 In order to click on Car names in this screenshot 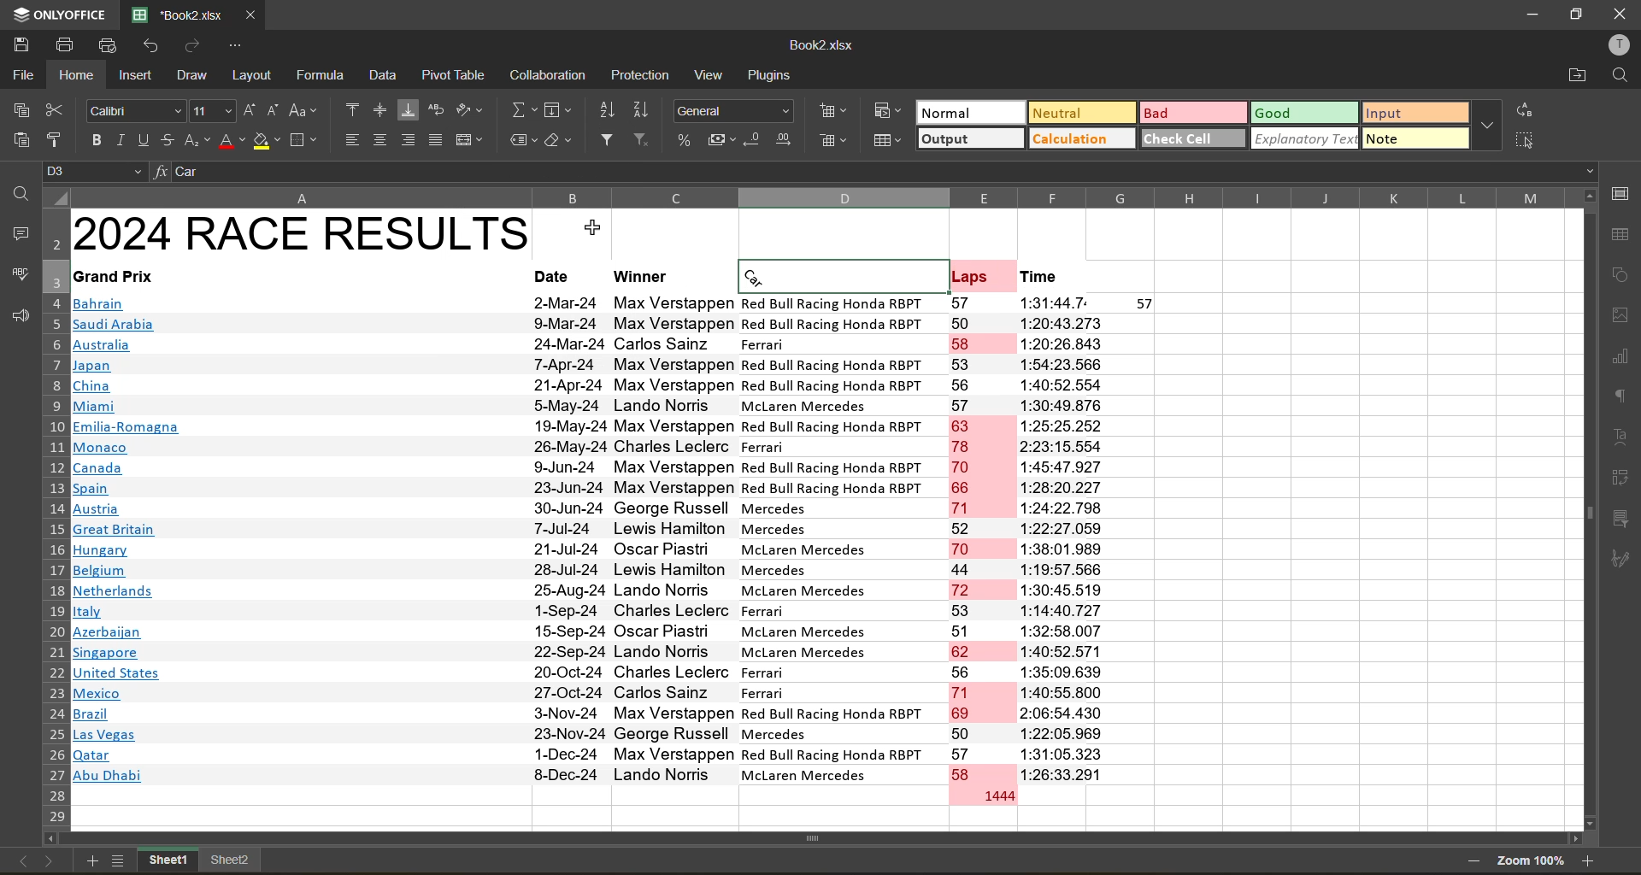, I will do `click(839, 541)`.